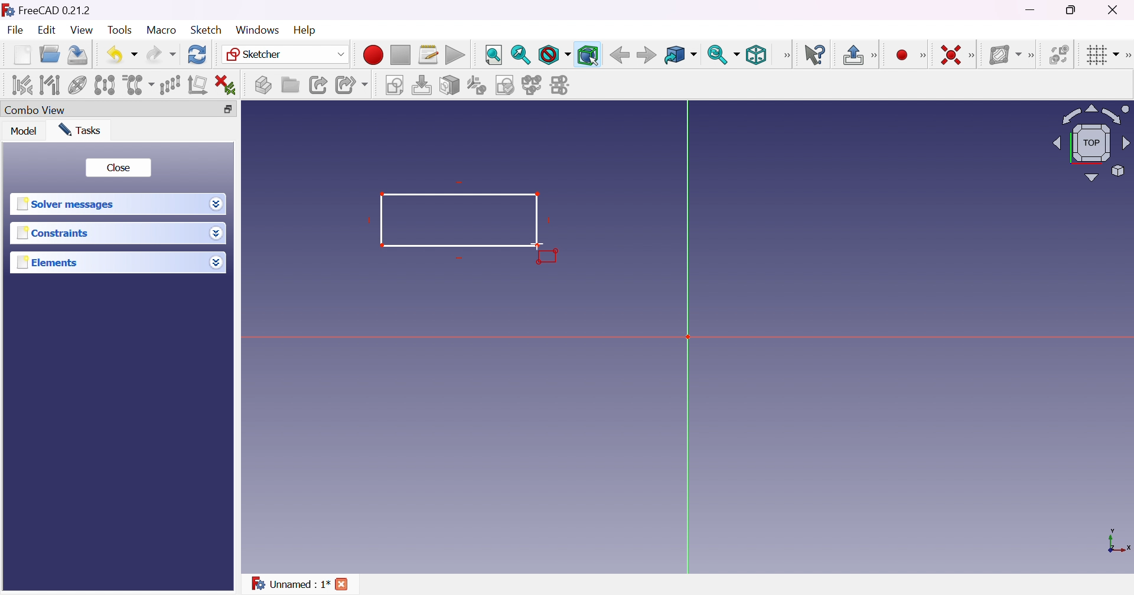 Image resolution: width=1134 pixels, height=595 pixels. What do you see at coordinates (646, 55) in the screenshot?
I see `Forward` at bounding box center [646, 55].